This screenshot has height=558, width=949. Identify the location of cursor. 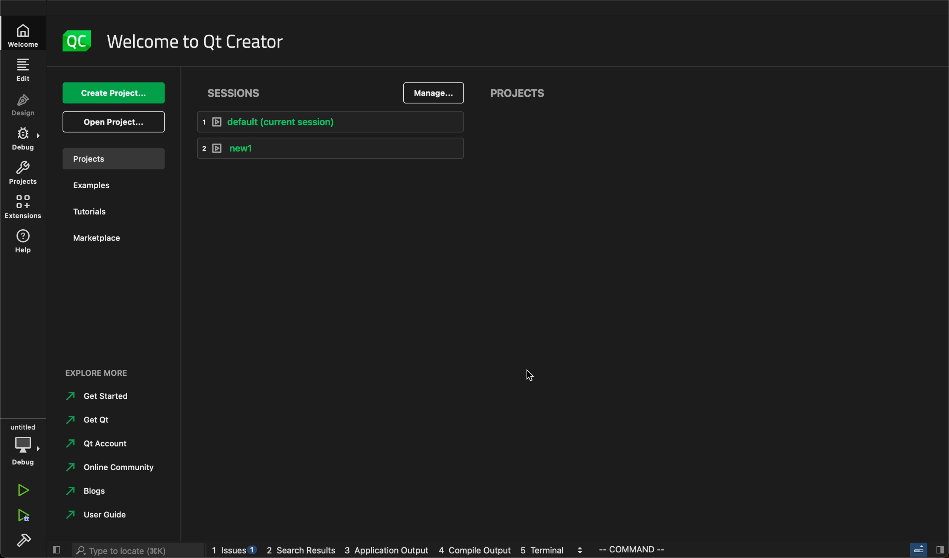
(528, 373).